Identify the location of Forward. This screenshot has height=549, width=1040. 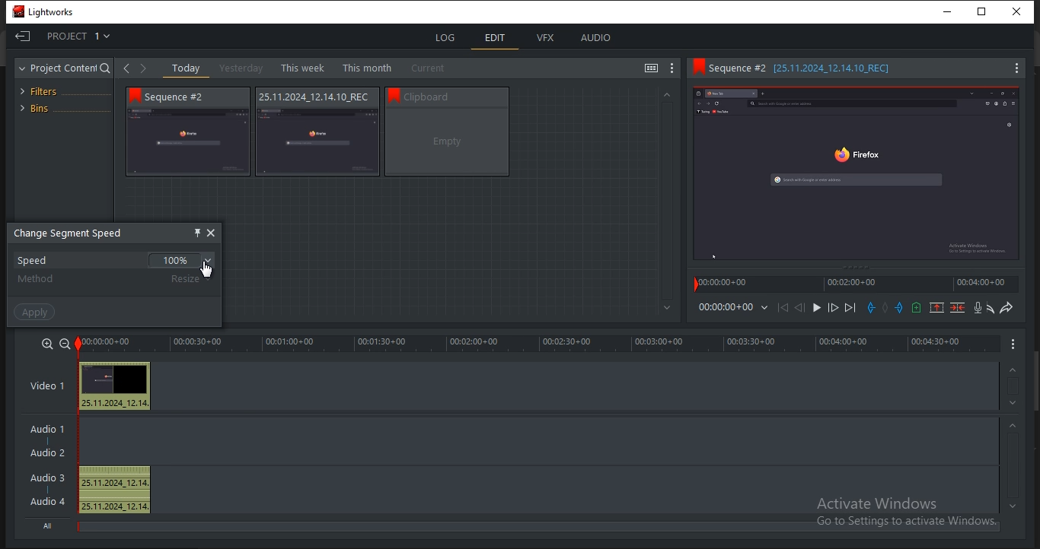
(142, 71).